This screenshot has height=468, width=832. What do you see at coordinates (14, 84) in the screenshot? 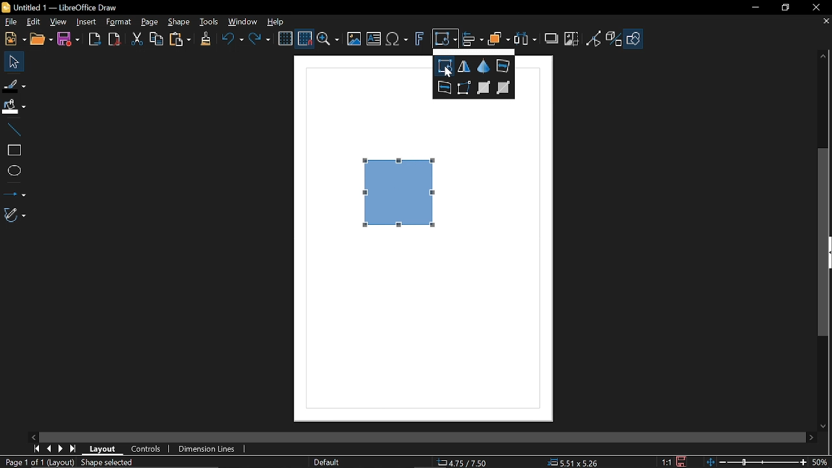
I see `Fill line` at bounding box center [14, 84].